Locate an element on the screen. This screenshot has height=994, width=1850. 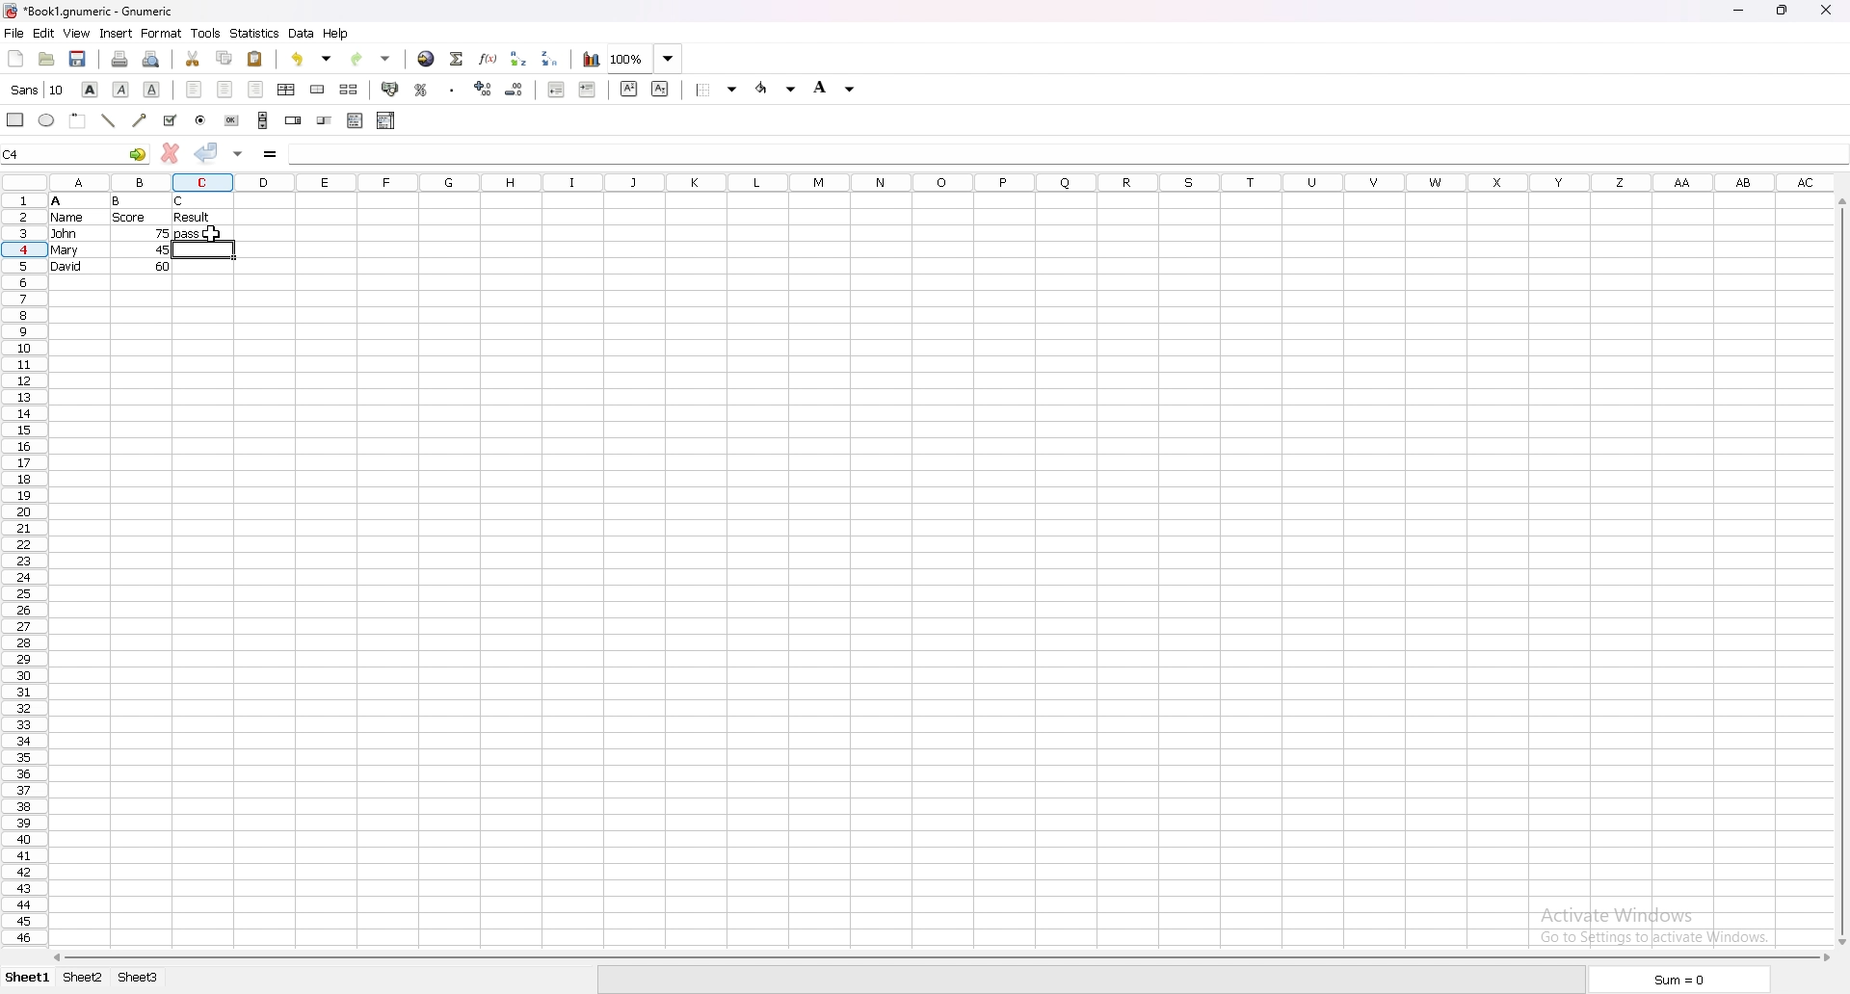
sort ascending is located at coordinates (518, 59).